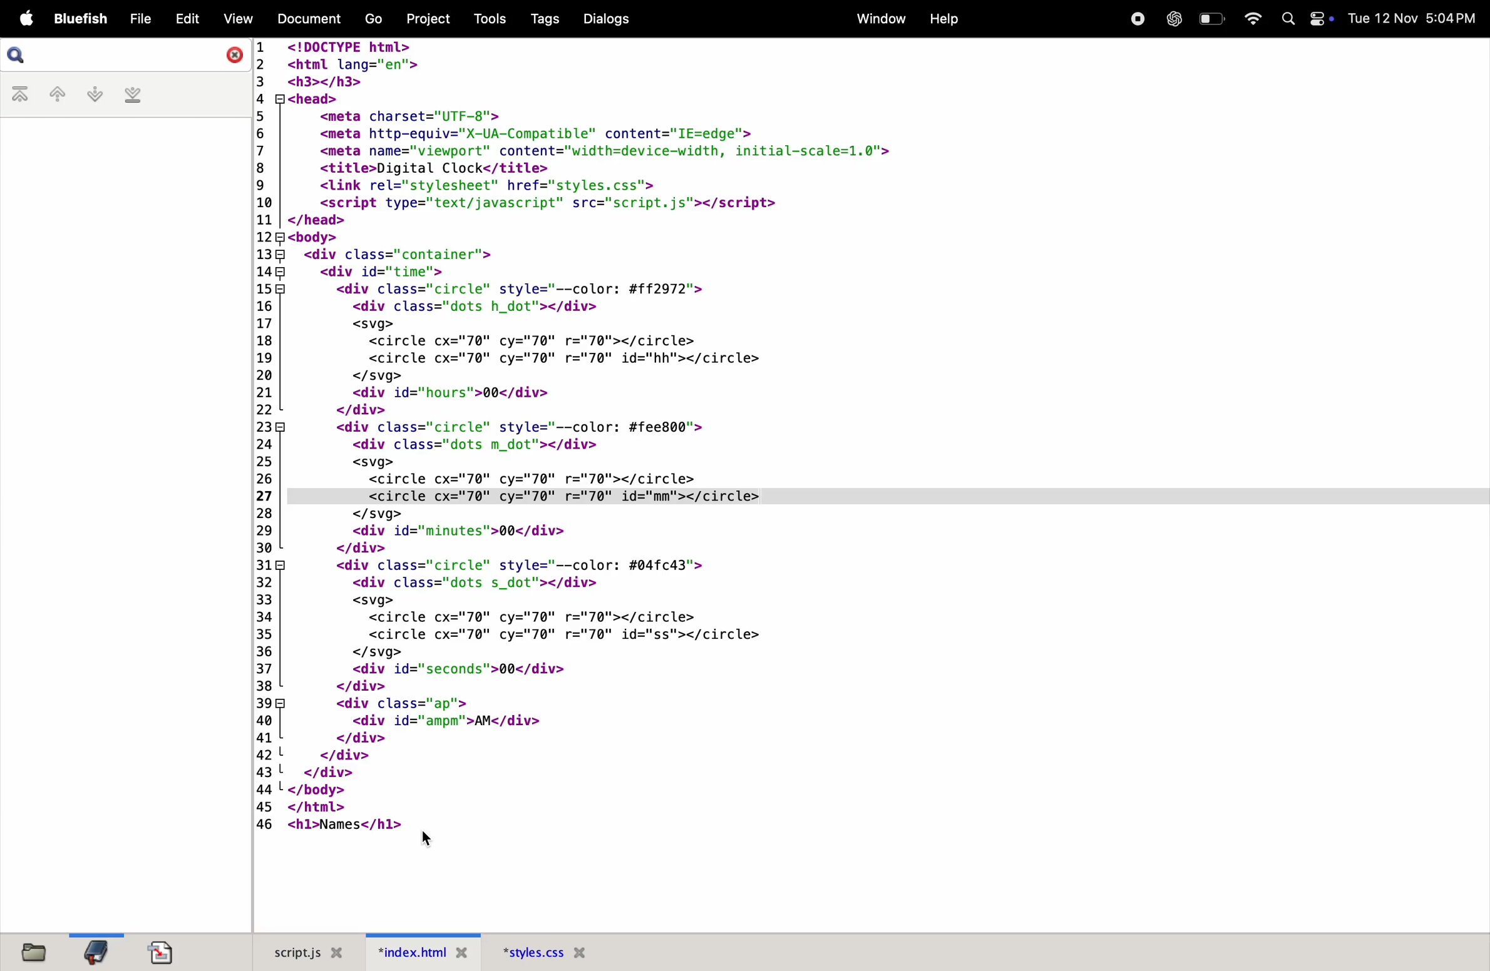 Image resolution: width=1490 pixels, height=971 pixels. What do you see at coordinates (38, 952) in the screenshot?
I see `file` at bounding box center [38, 952].